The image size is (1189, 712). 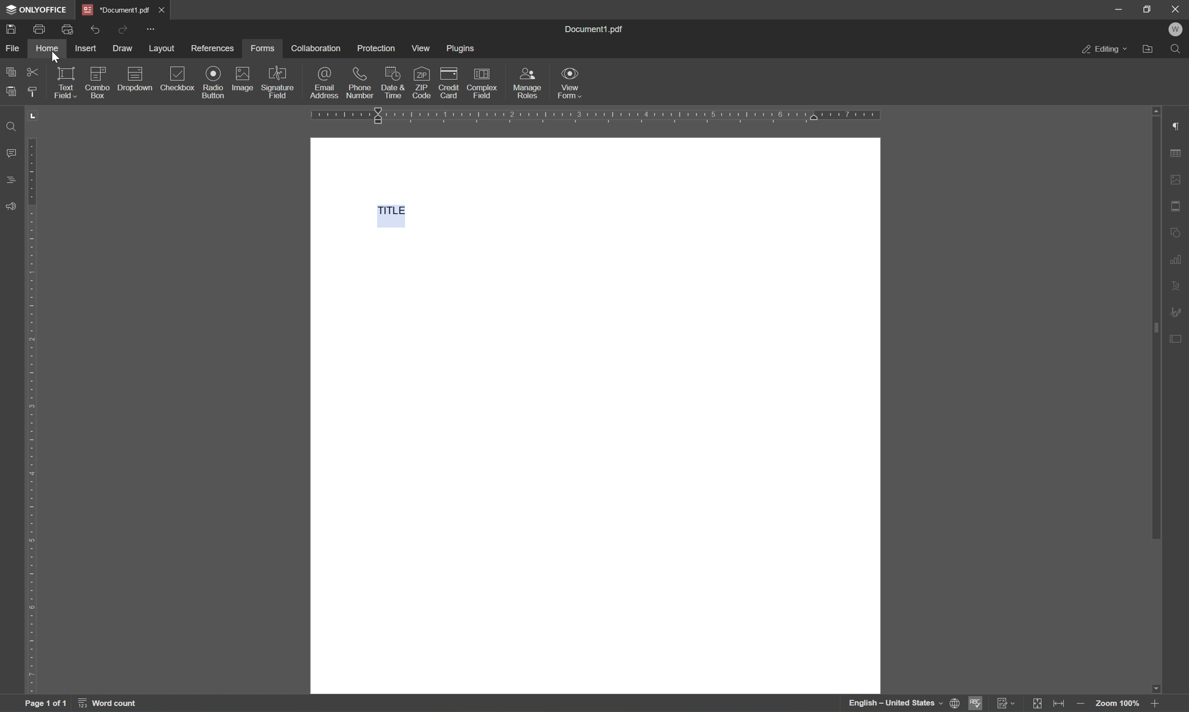 What do you see at coordinates (153, 28) in the screenshot?
I see `customize quick access toolbar` at bounding box center [153, 28].